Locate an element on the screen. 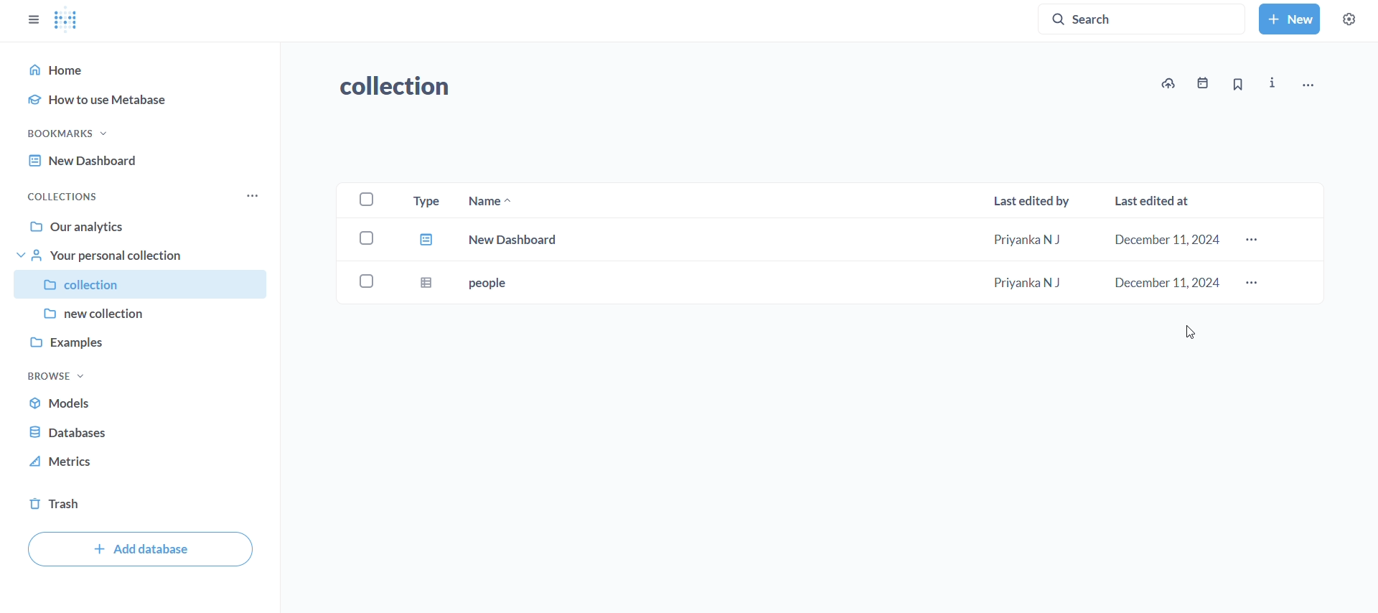 This screenshot has width=1378, height=613. bookmark is located at coordinates (1237, 85).